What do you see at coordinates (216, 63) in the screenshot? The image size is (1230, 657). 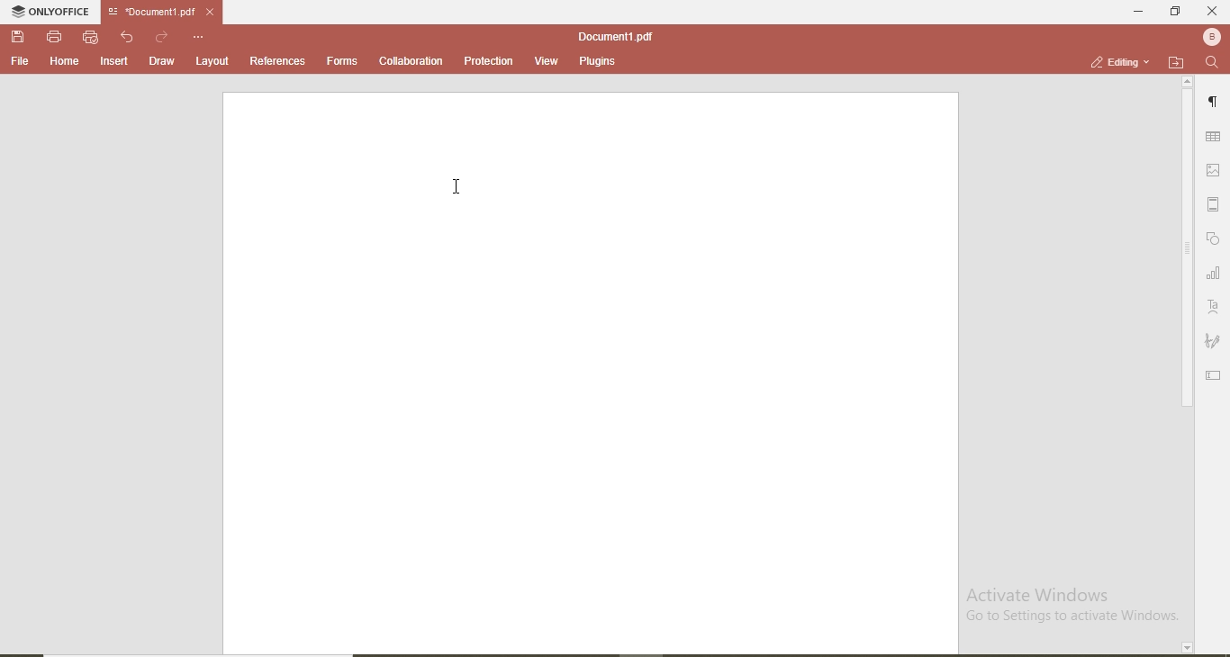 I see `layout` at bounding box center [216, 63].